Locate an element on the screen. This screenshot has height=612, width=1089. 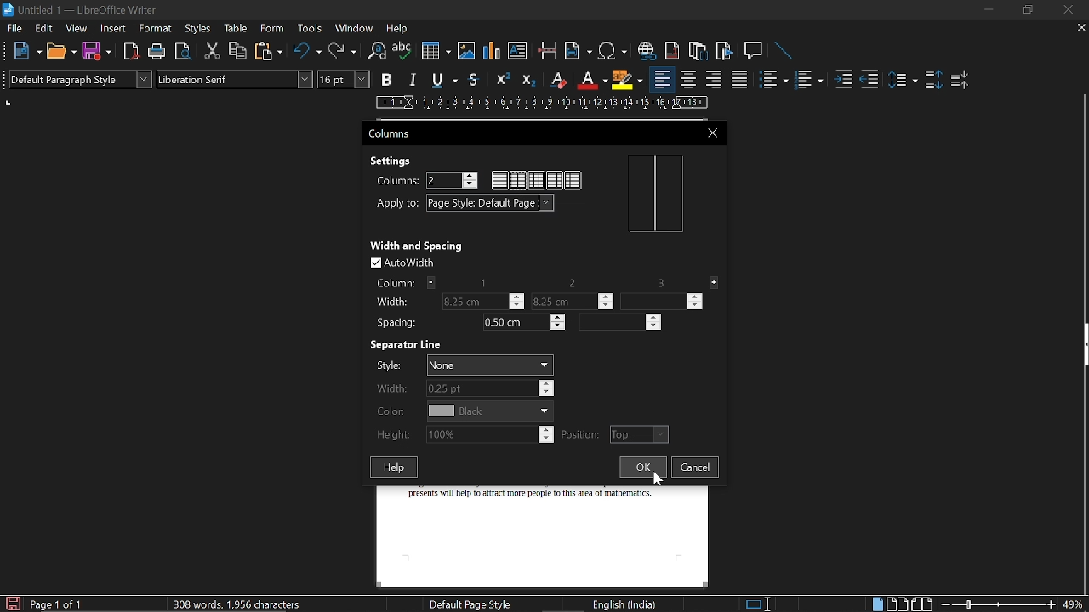
Styles is located at coordinates (199, 29).